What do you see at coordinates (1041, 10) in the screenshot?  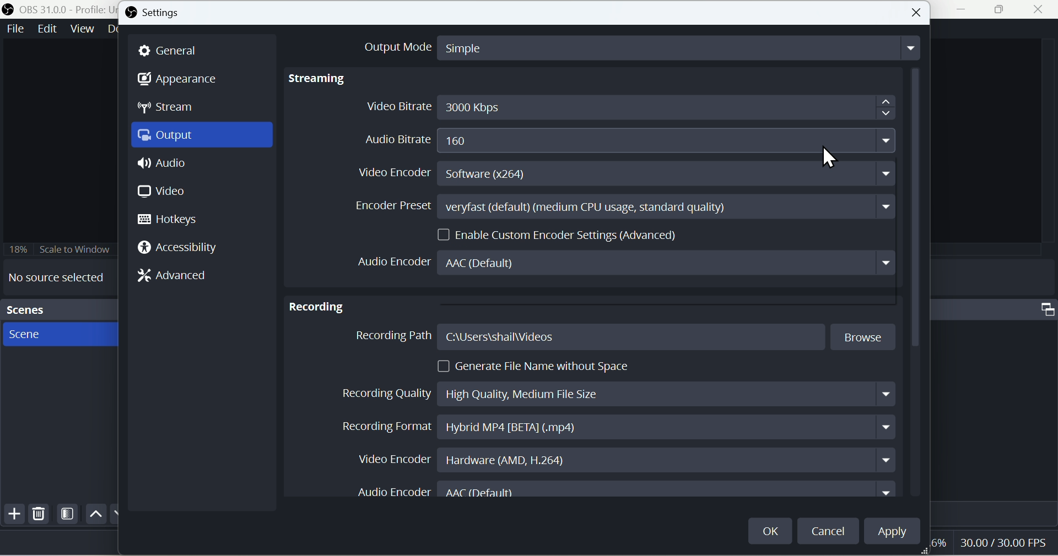 I see `close` at bounding box center [1041, 10].